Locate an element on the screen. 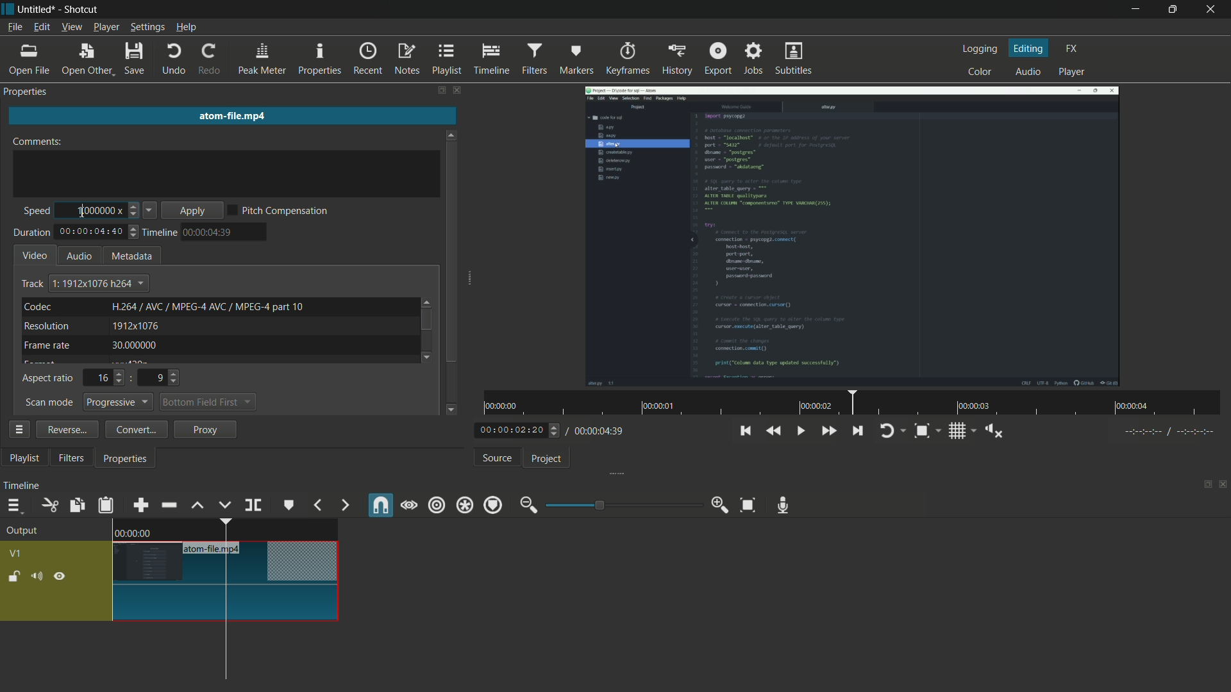  timeline is located at coordinates (158, 233).